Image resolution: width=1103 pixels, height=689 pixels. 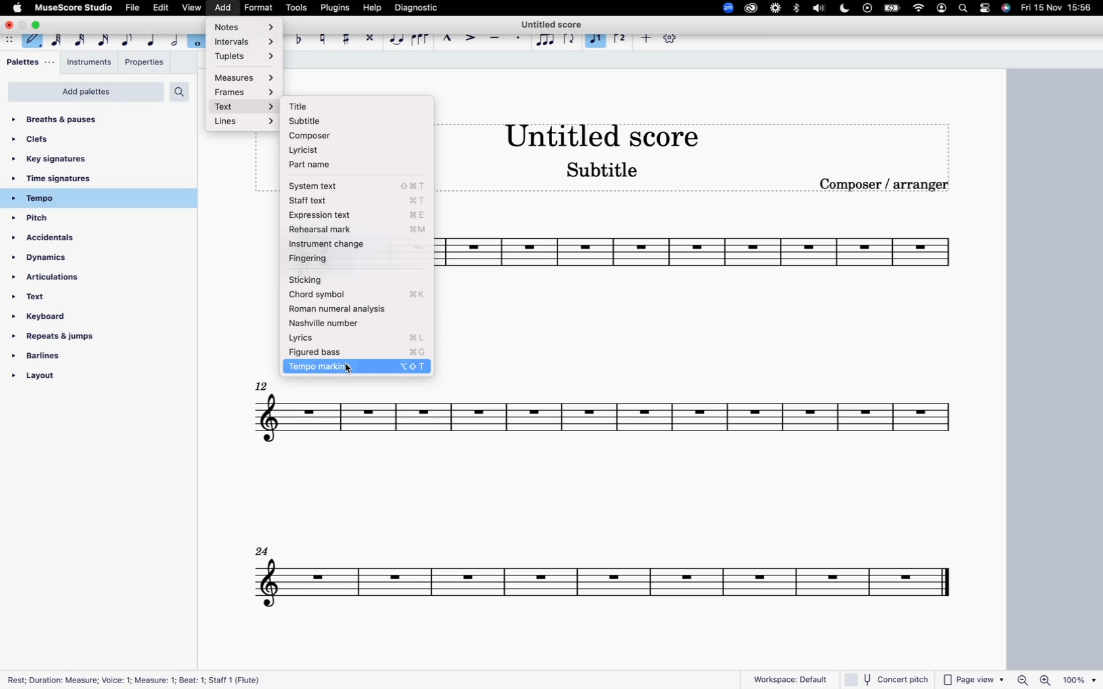 I want to click on intervals, so click(x=242, y=42).